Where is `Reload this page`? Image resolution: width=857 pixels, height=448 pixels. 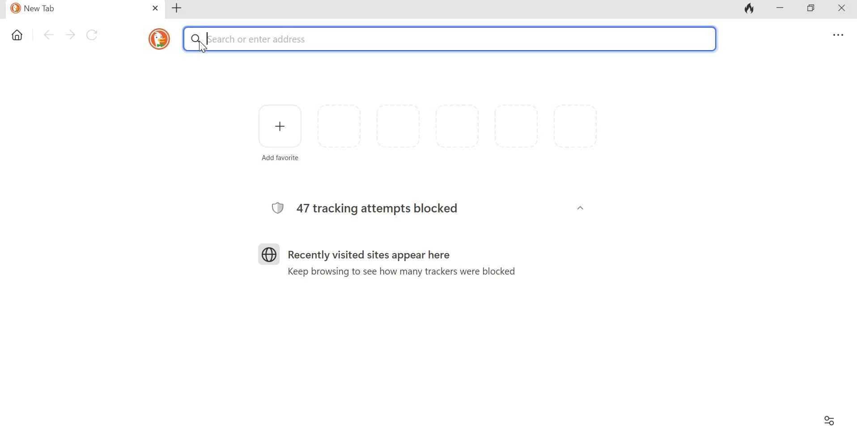
Reload this page is located at coordinates (92, 36).